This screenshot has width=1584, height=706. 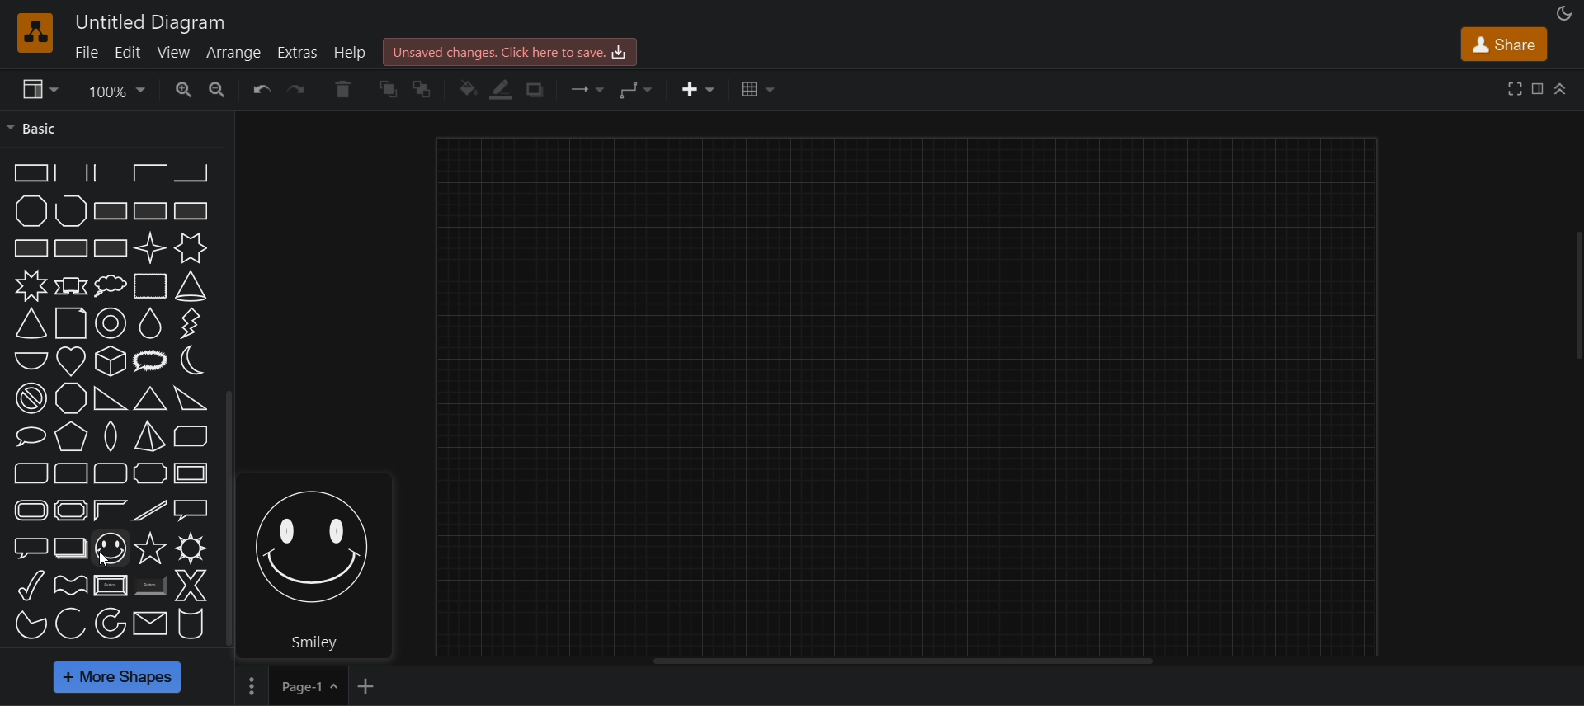 I want to click on waypoints, so click(x=640, y=90).